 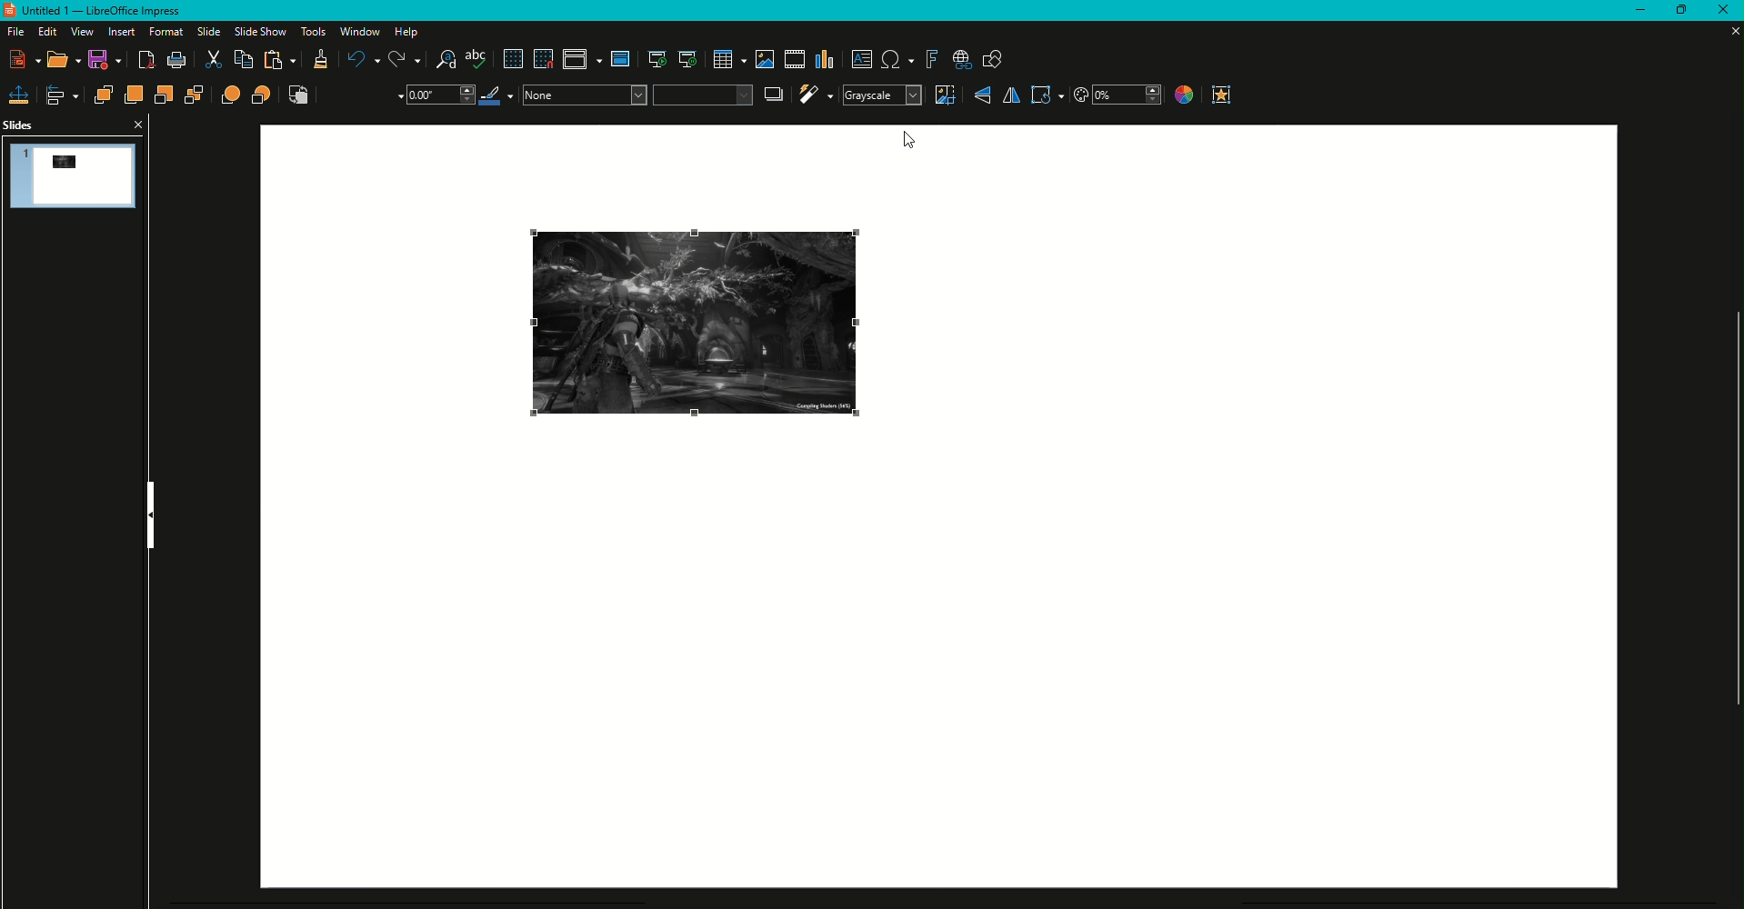 What do you see at coordinates (881, 95) in the screenshot?
I see `Image Mode` at bounding box center [881, 95].